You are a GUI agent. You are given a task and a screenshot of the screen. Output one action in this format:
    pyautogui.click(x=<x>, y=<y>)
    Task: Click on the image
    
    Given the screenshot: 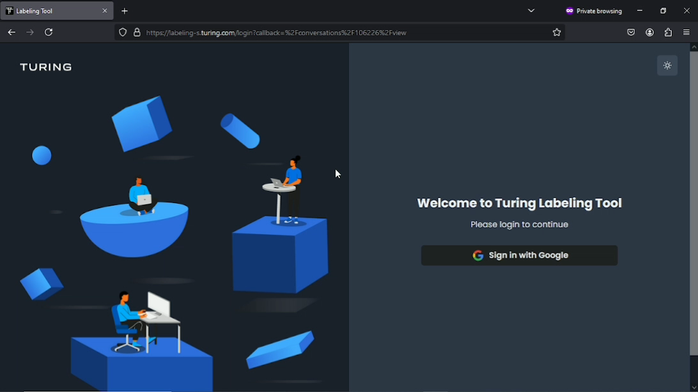 What is the action you would take?
    pyautogui.click(x=174, y=241)
    